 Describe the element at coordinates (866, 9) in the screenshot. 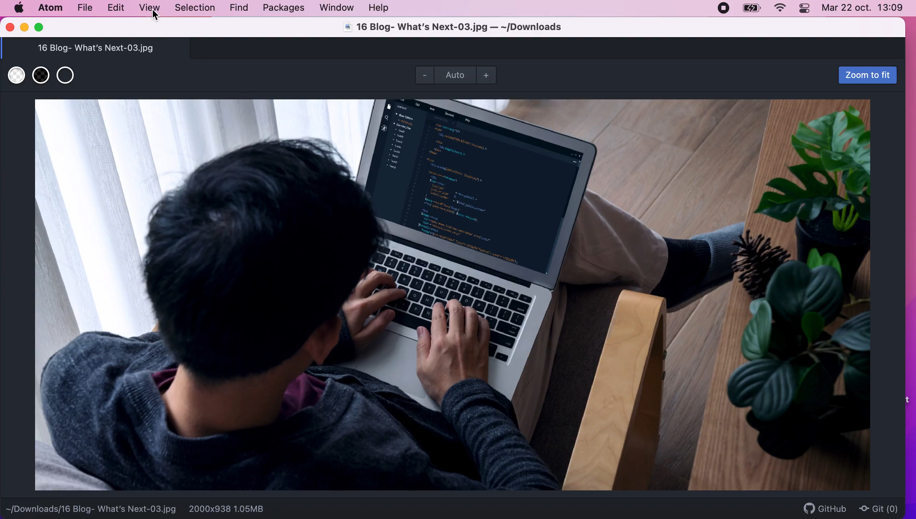

I see `Mar 22 oct, 13:09` at that location.